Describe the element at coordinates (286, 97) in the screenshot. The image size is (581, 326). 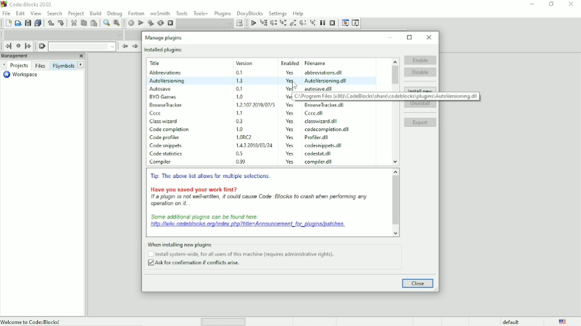
I see `Yes` at that location.